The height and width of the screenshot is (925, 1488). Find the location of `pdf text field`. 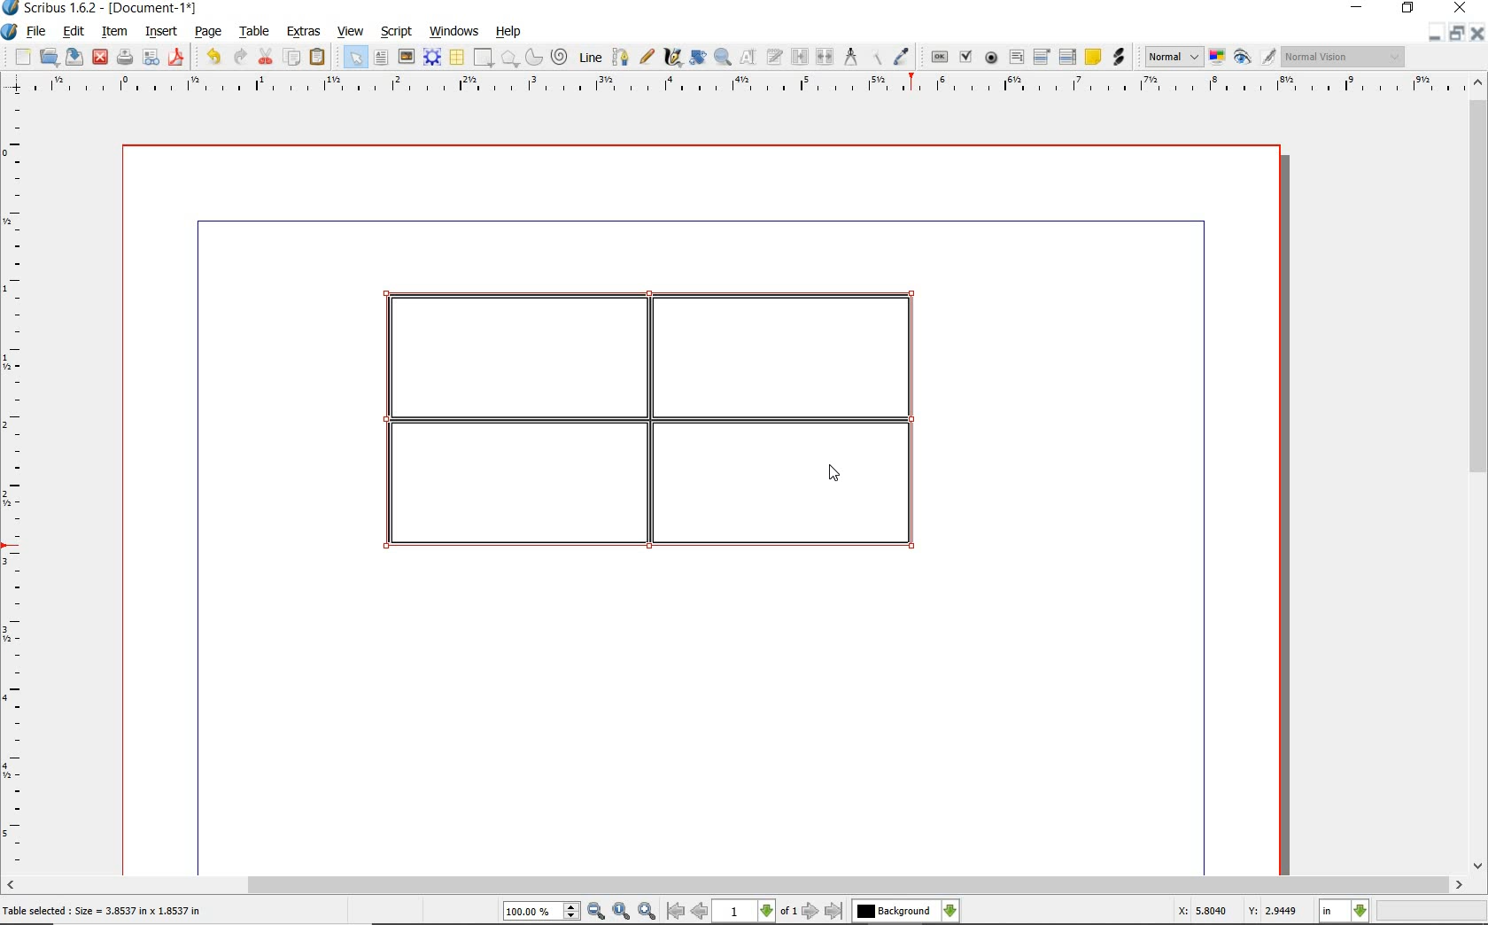

pdf text field is located at coordinates (1017, 57).